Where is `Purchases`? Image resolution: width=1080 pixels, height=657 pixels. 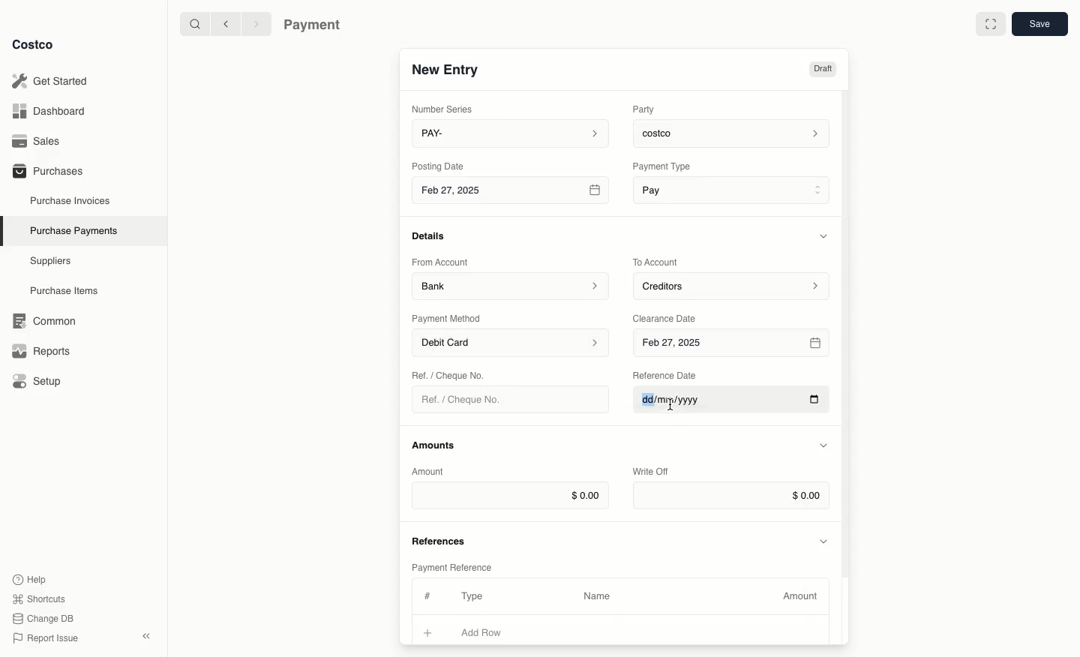 Purchases is located at coordinates (47, 170).